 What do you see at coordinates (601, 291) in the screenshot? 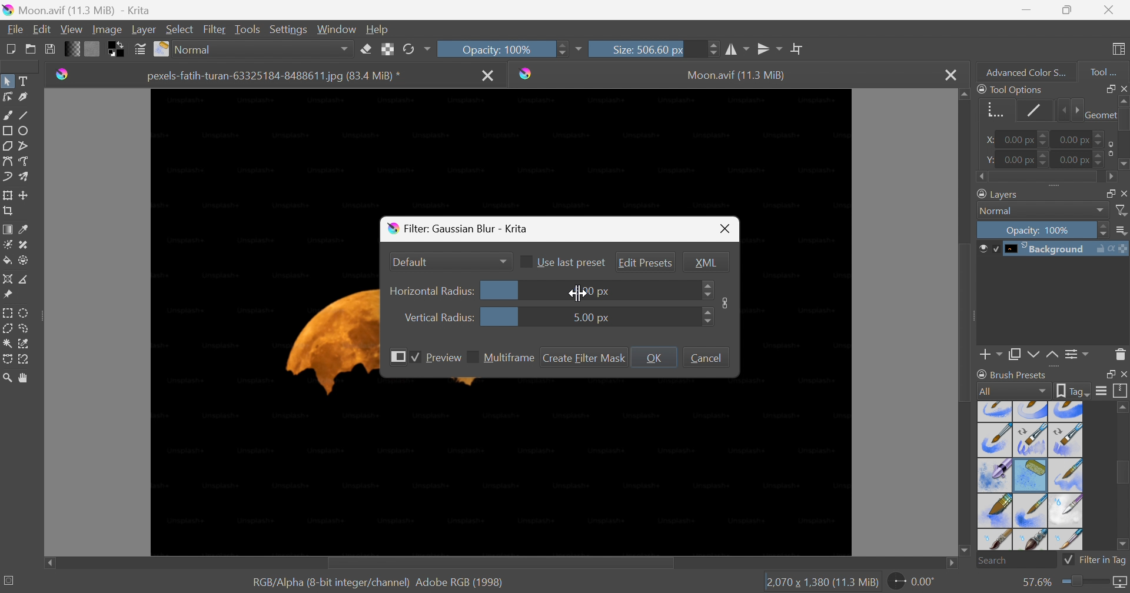
I see `0 px` at bounding box center [601, 291].